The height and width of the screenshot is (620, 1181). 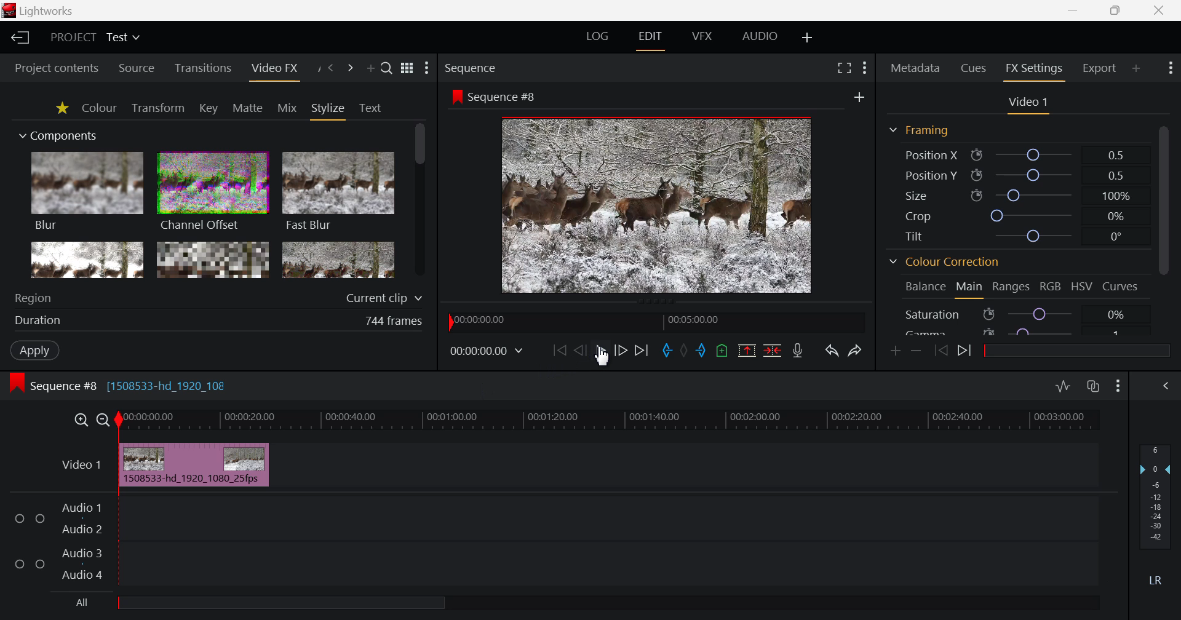 I want to click on Project contents, so click(x=57, y=66).